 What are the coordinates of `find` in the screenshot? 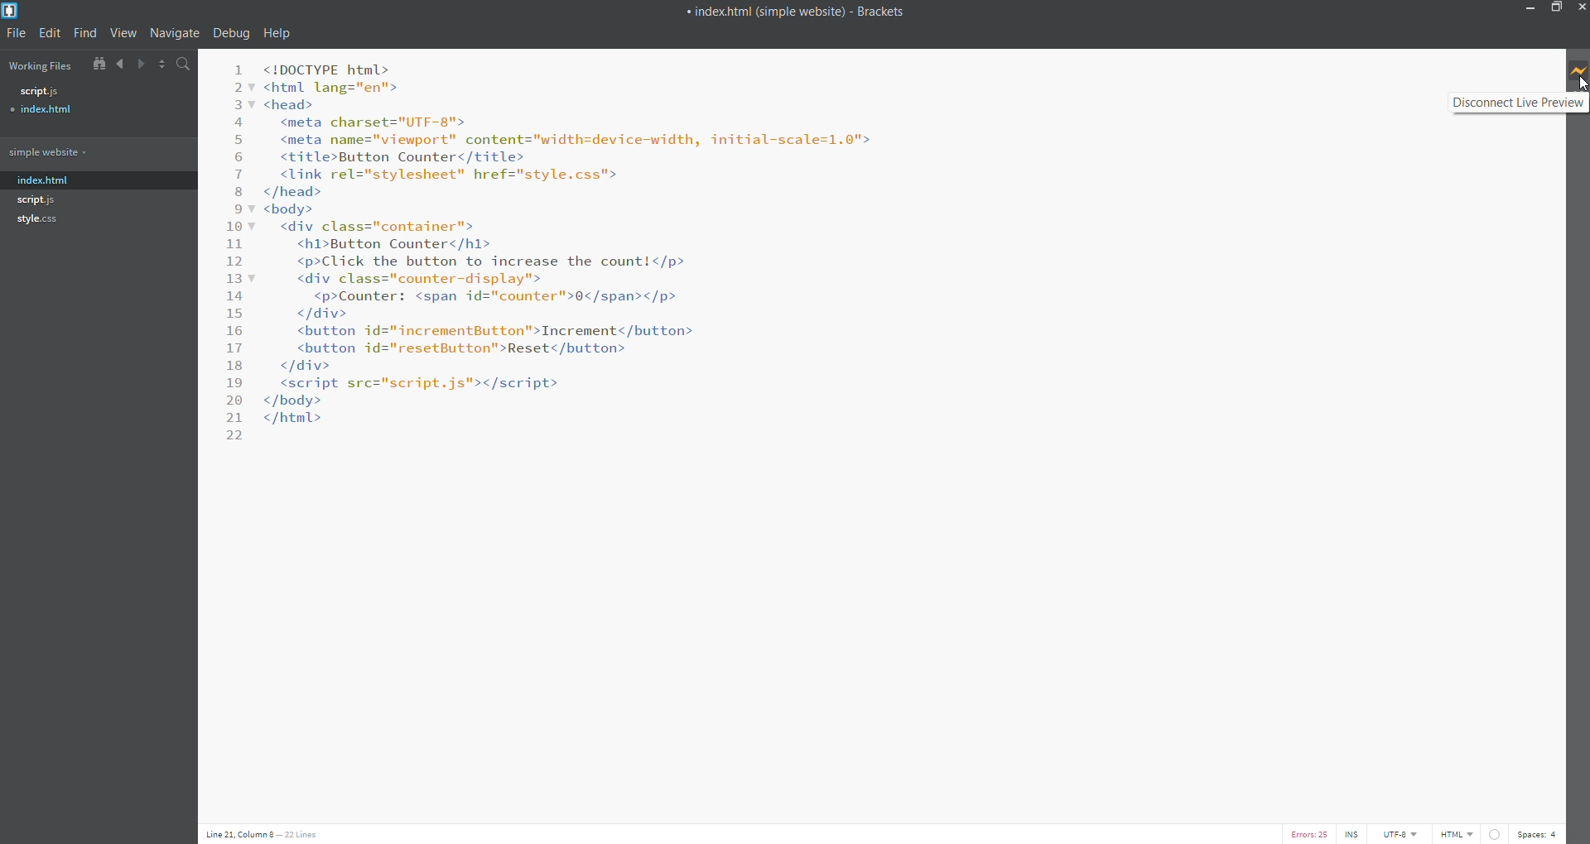 It's located at (85, 35).